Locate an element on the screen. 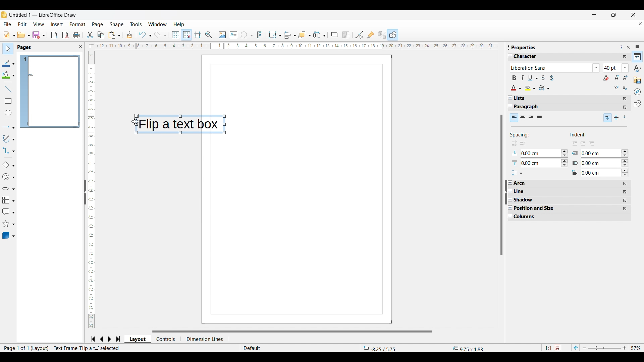 This screenshot has height=362, width=644. 3D object options  is located at coordinates (9, 235).